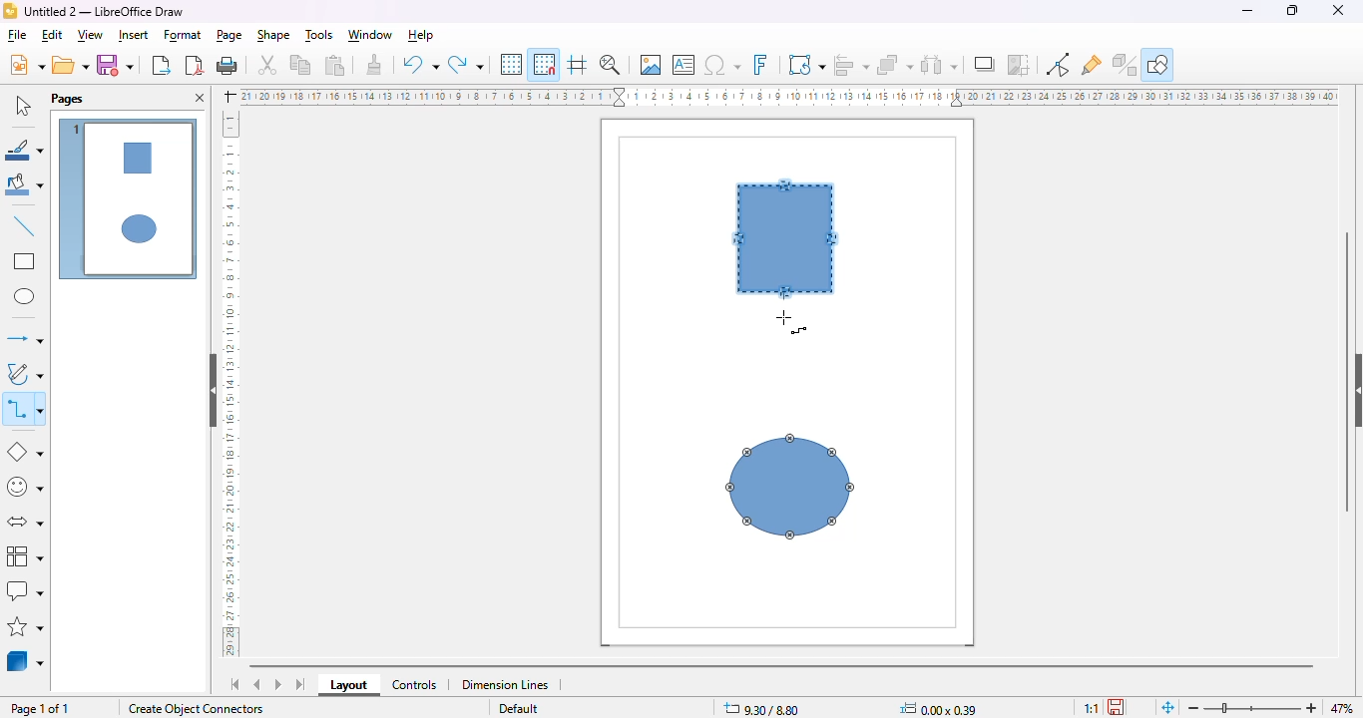  Describe the element at coordinates (199, 99) in the screenshot. I see `close pane` at that location.